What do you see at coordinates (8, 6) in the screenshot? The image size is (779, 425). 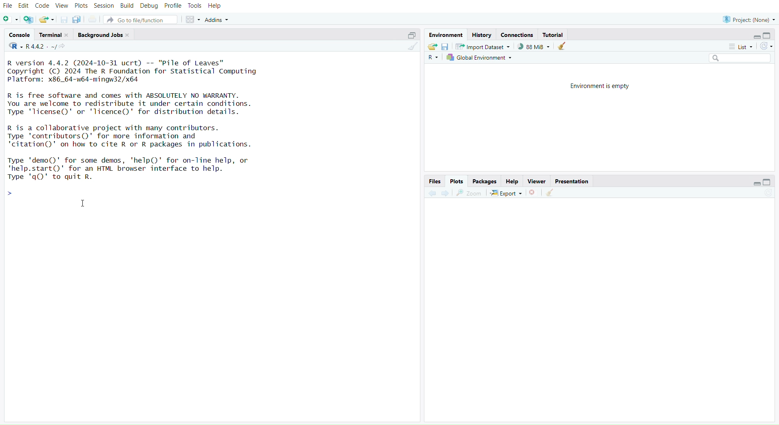 I see `file` at bounding box center [8, 6].